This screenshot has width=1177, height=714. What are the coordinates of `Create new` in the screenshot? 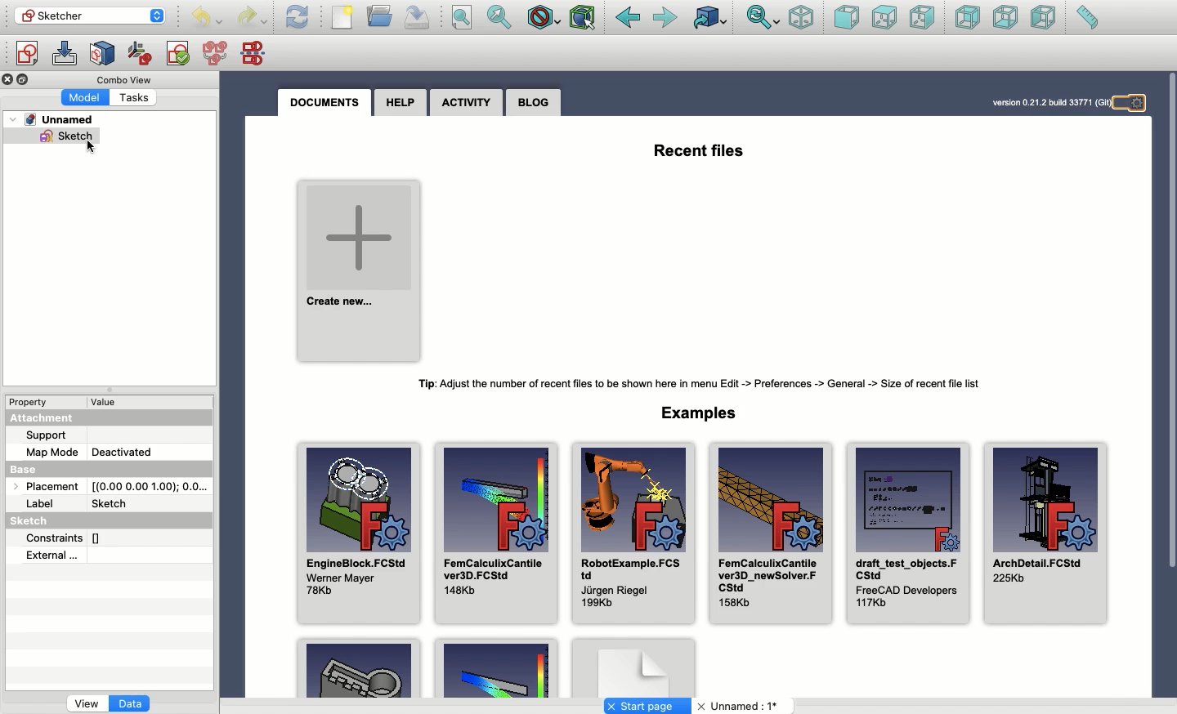 It's located at (360, 267).